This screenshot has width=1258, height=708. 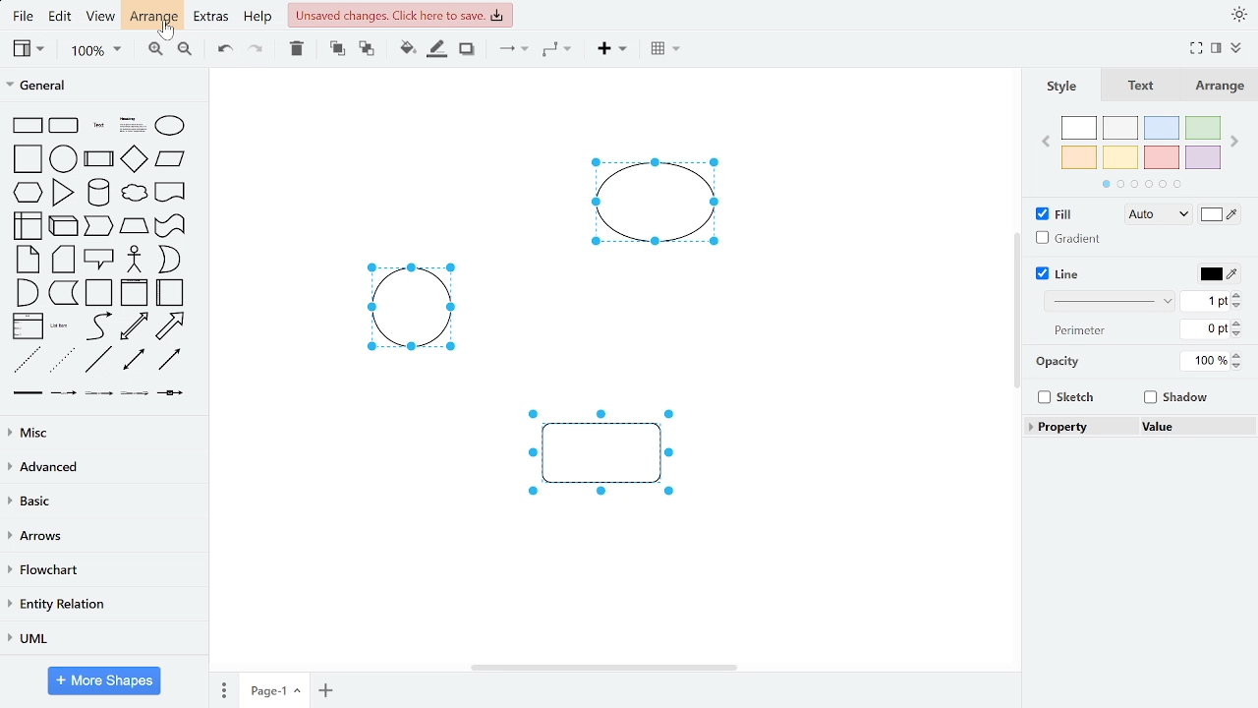 I want to click on step, so click(x=63, y=294).